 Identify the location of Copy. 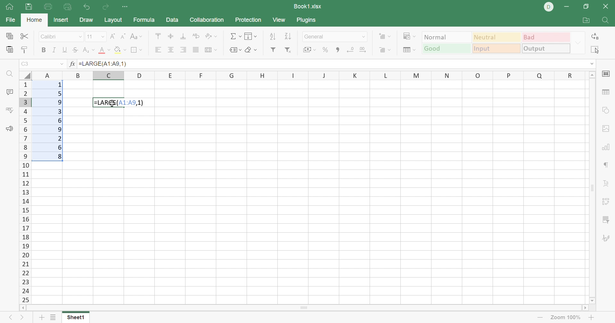
(9, 36).